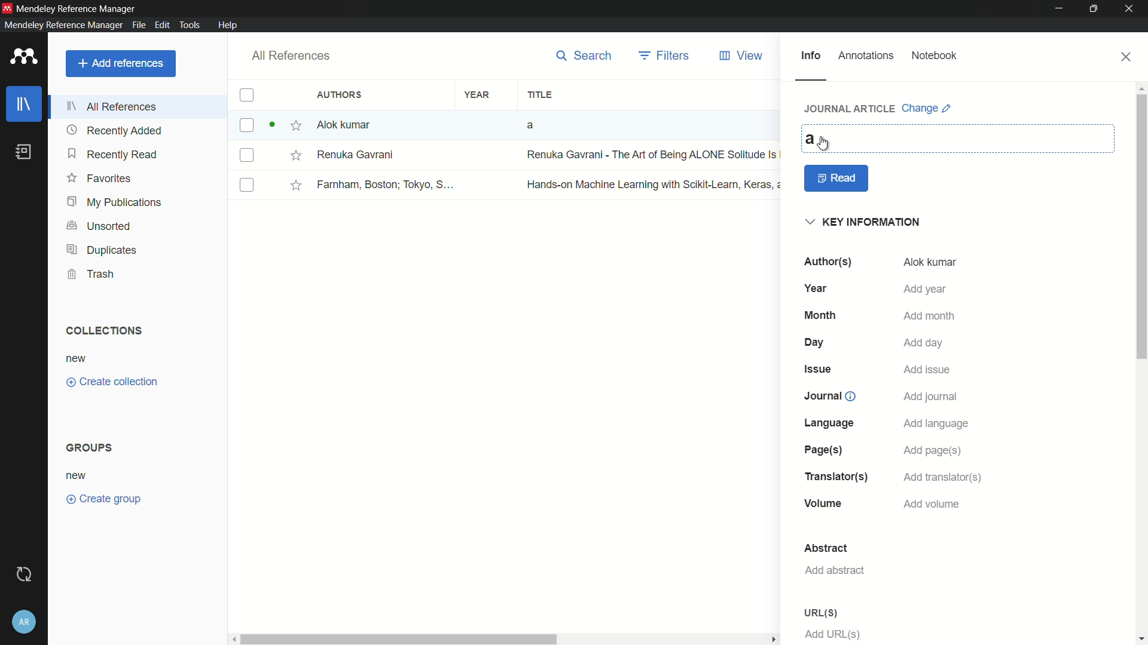 The image size is (1148, 645). Describe the element at coordinates (77, 477) in the screenshot. I see `new` at that location.